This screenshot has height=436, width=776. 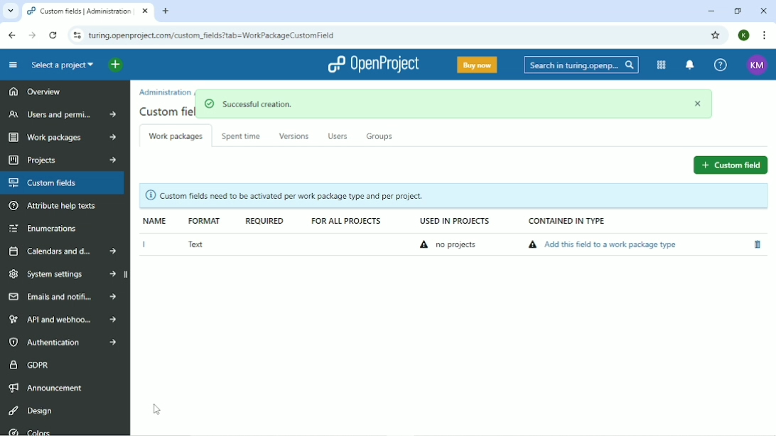 What do you see at coordinates (381, 135) in the screenshot?
I see `Groups` at bounding box center [381, 135].